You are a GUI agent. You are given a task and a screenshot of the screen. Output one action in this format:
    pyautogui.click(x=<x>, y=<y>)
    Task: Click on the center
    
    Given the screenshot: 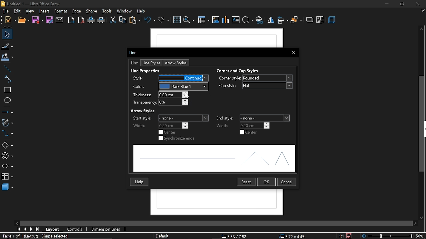 What is the action you would take?
    pyautogui.click(x=249, y=132)
    